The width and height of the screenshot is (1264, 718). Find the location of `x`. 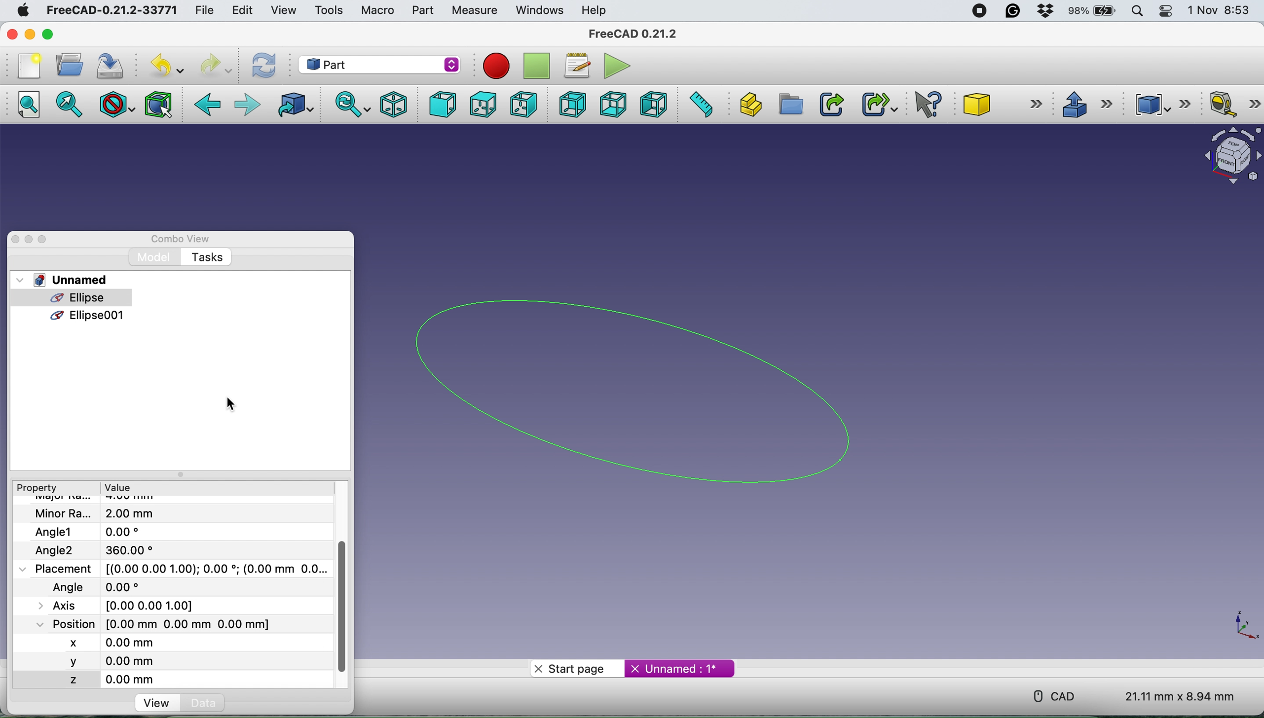

x is located at coordinates (87, 641).